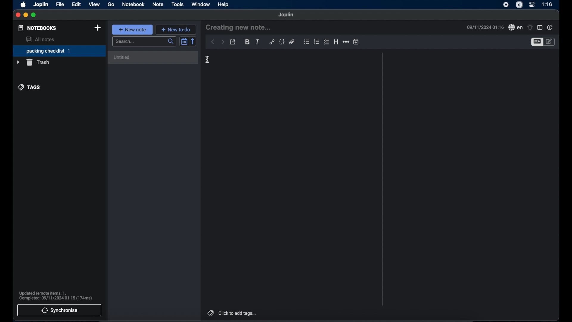  What do you see at coordinates (59, 51) in the screenshot?
I see `packing checklist` at bounding box center [59, 51].